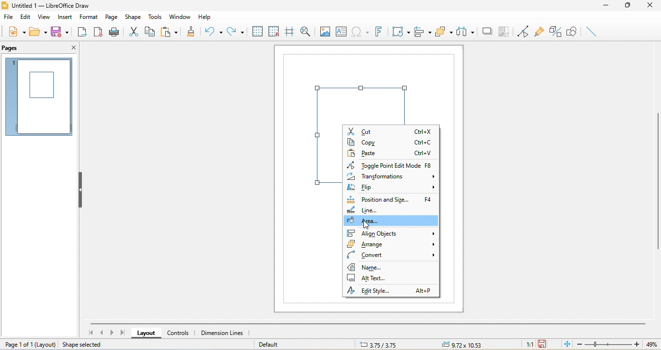 This screenshot has height=350, width=661. I want to click on page 1, so click(40, 96).